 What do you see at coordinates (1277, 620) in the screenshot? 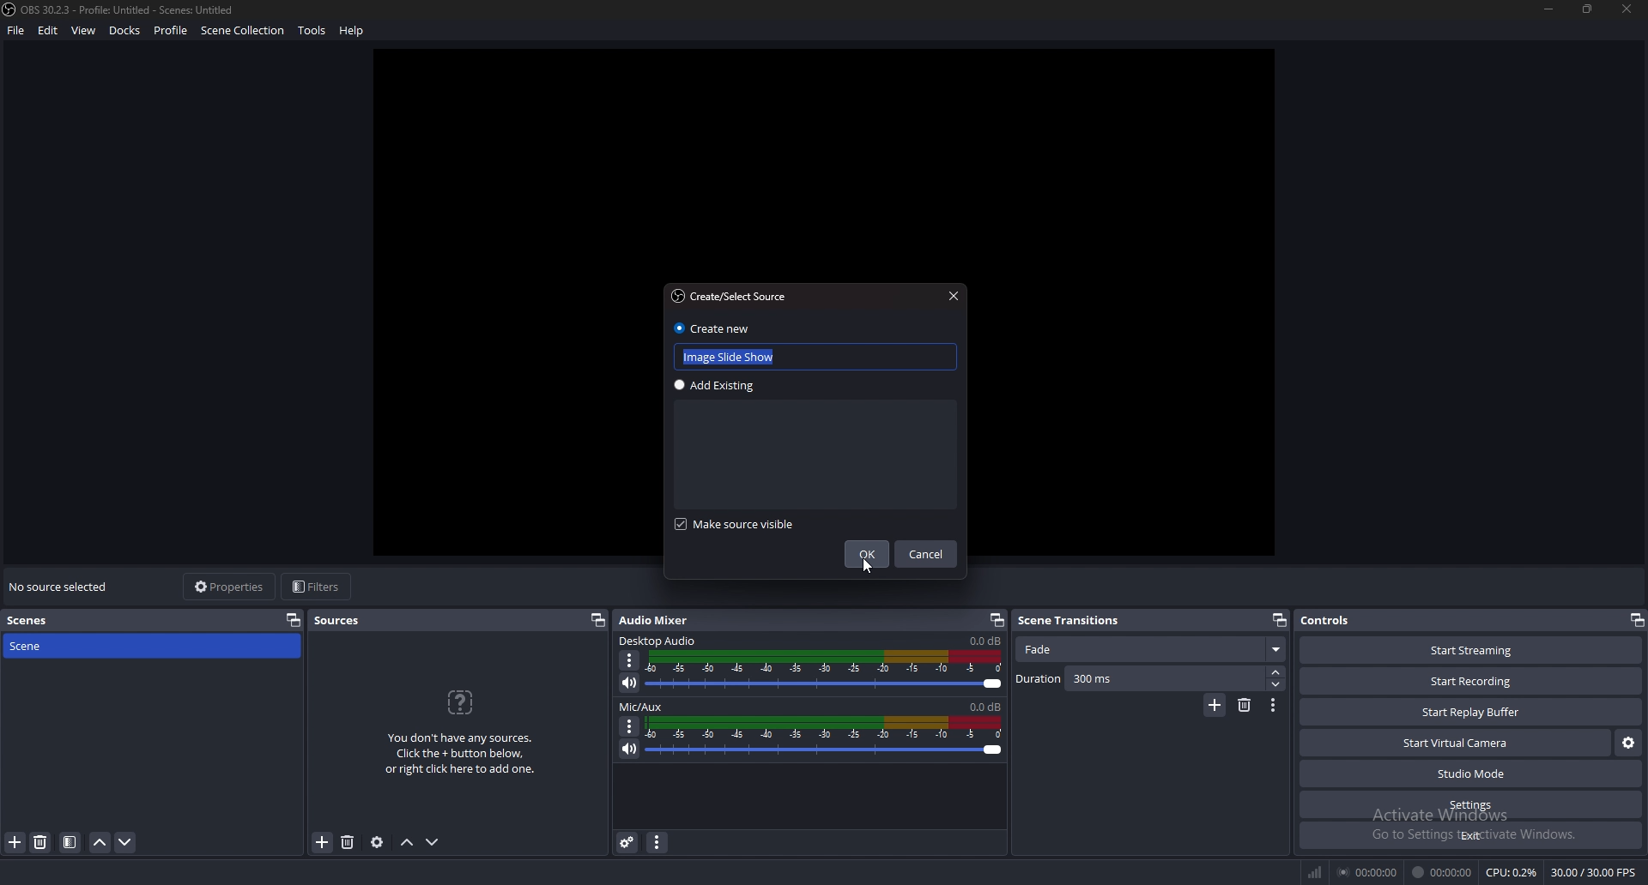
I see `popout` at bounding box center [1277, 620].